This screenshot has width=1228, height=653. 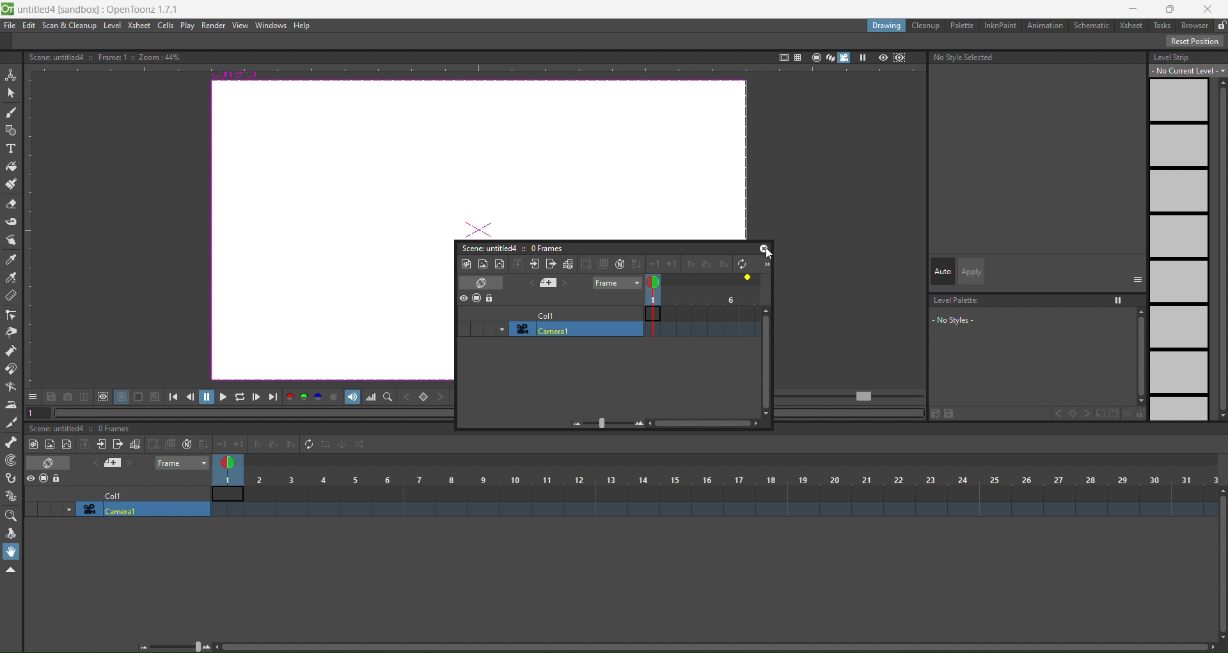 I want to click on col1, so click(x=120, y=495).